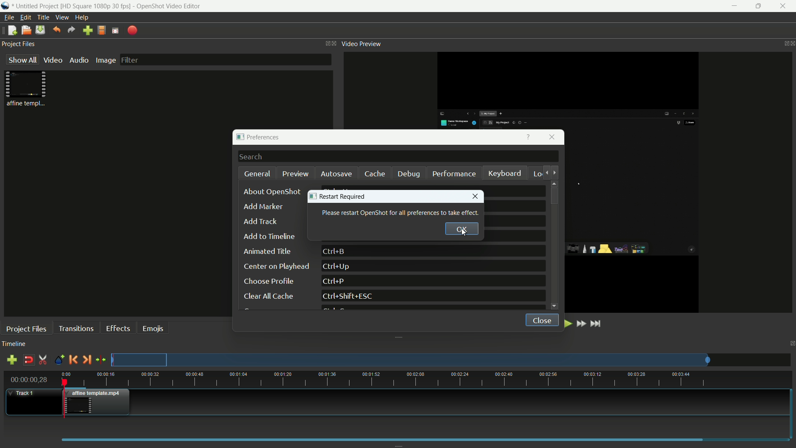 The height and width of the screenshot is (448, 796). Describe the element at coordinates (597, 323) in the screenshot. I see `jump to end` at that location.